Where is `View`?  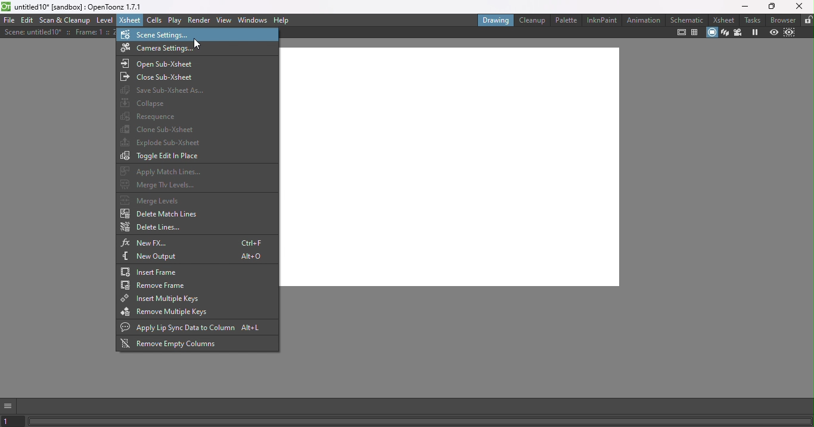
View is located at coordinates (224, 20).